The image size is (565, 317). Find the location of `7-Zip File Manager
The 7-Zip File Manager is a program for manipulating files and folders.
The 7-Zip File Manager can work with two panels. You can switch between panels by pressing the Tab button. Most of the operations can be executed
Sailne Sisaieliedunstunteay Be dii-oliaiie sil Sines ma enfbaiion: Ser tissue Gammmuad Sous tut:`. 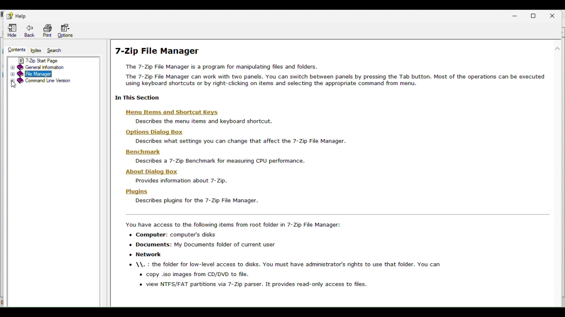

7-Zip File Manager
The 7-Zip File Manager is a program for manipulating files and folders.
The 7-Zip File Manager can work with two panels. You can switch between panels by pressing the Tab button. Most of the operations can be executed
Sailne Sisaieliedunstunteay Be dii-oliaiie sil Sines ma enfbaiion: Ser tissue Gammmuad Sous tut: is located at coordinates (330, 66).